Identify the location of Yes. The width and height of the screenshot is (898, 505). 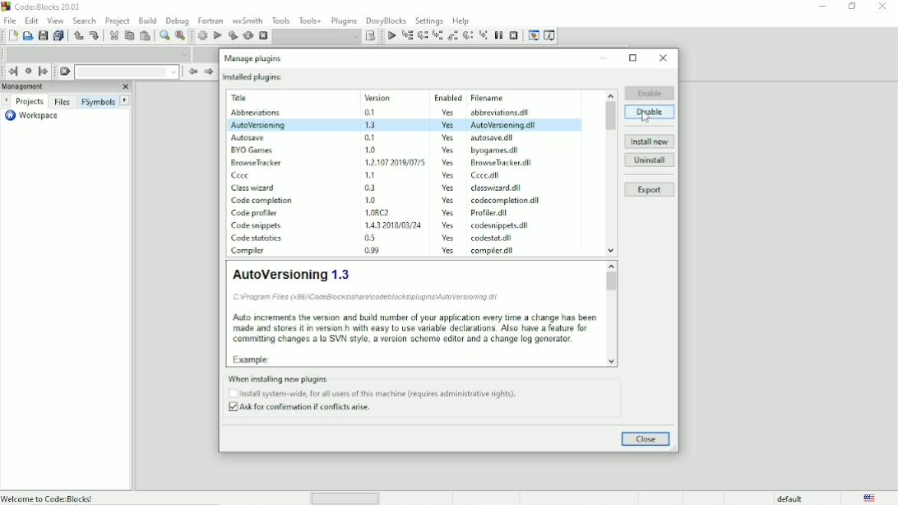
(444, 150).